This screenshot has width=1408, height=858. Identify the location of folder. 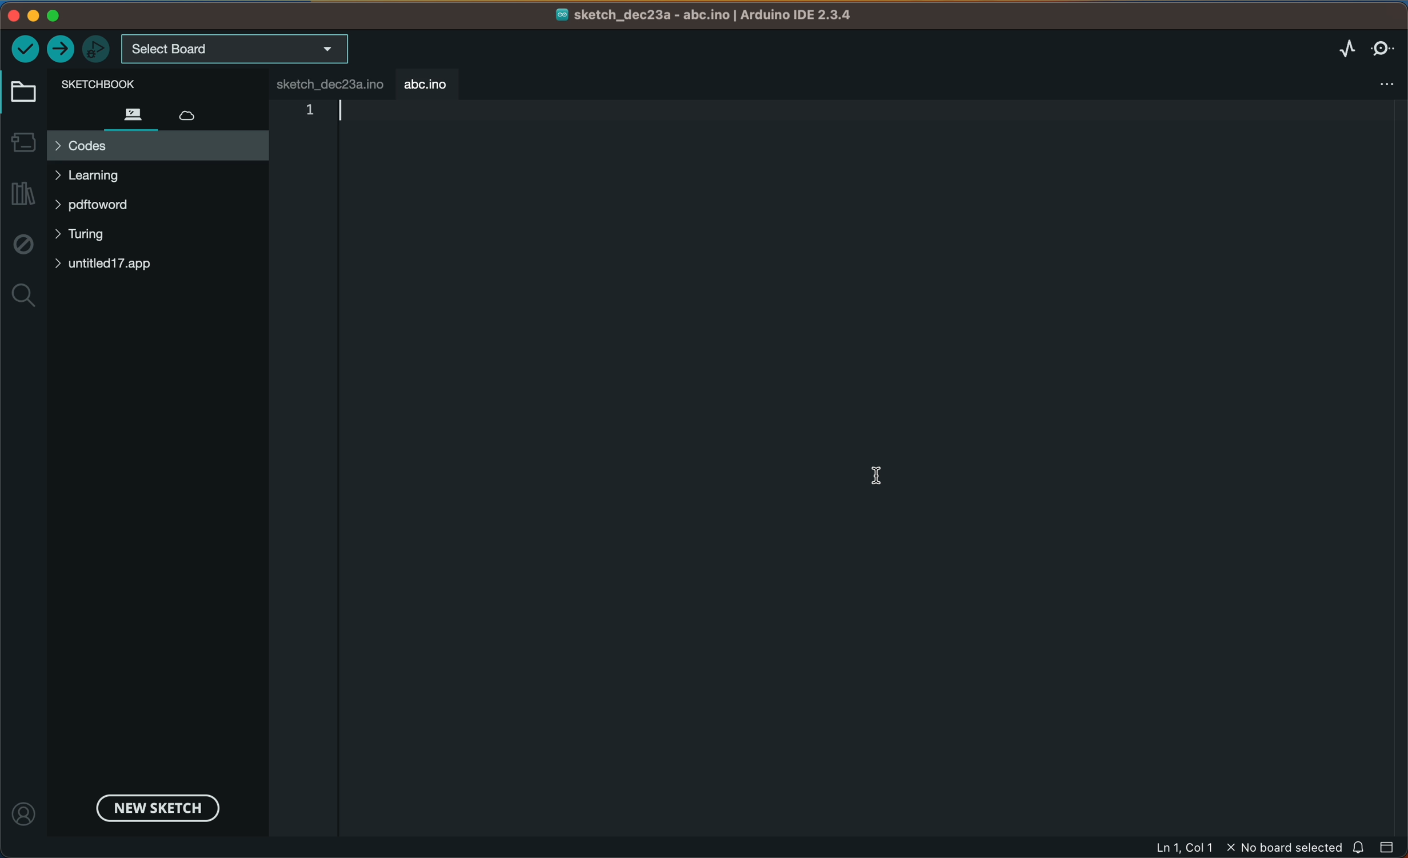
(26, 93).